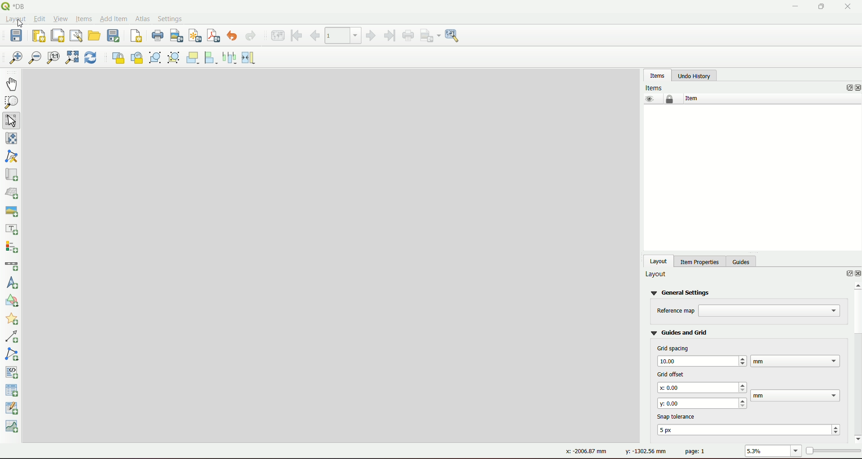 The height and width of the screenshot is (459, 862). Describe the element at coordinates (13, 229) in the screenshot. I see `add label` at that location.